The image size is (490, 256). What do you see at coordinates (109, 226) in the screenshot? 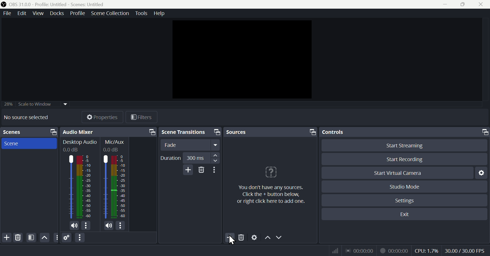
I see `(un)mute` at bounding box center [109, 226].